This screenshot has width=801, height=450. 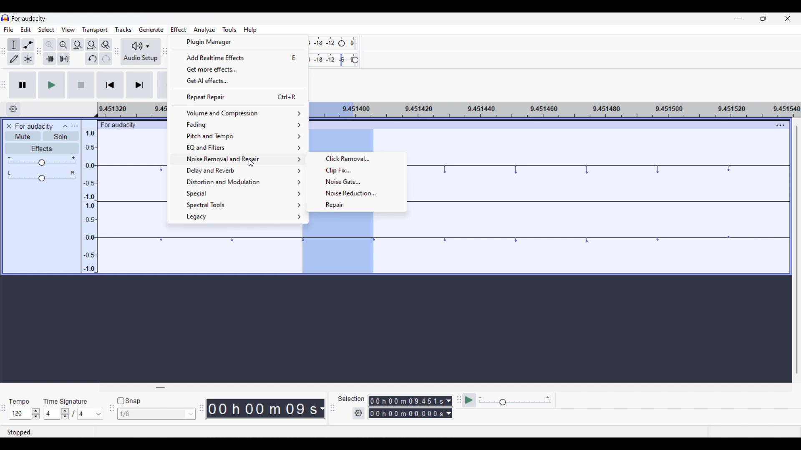 I want to click on Trim audio outside selection, so click(x=50, y=59).